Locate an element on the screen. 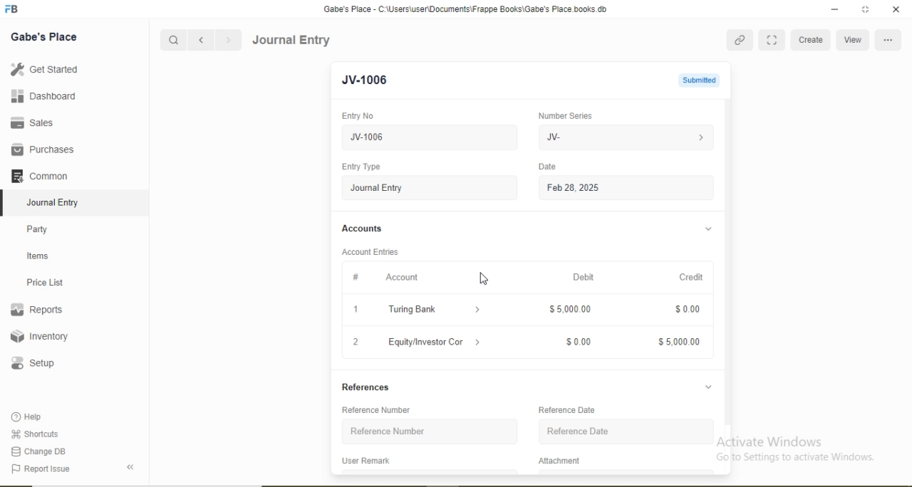 The width and height of the screenshot is (912, 487). Accounts is located at coordinates (362, 228).